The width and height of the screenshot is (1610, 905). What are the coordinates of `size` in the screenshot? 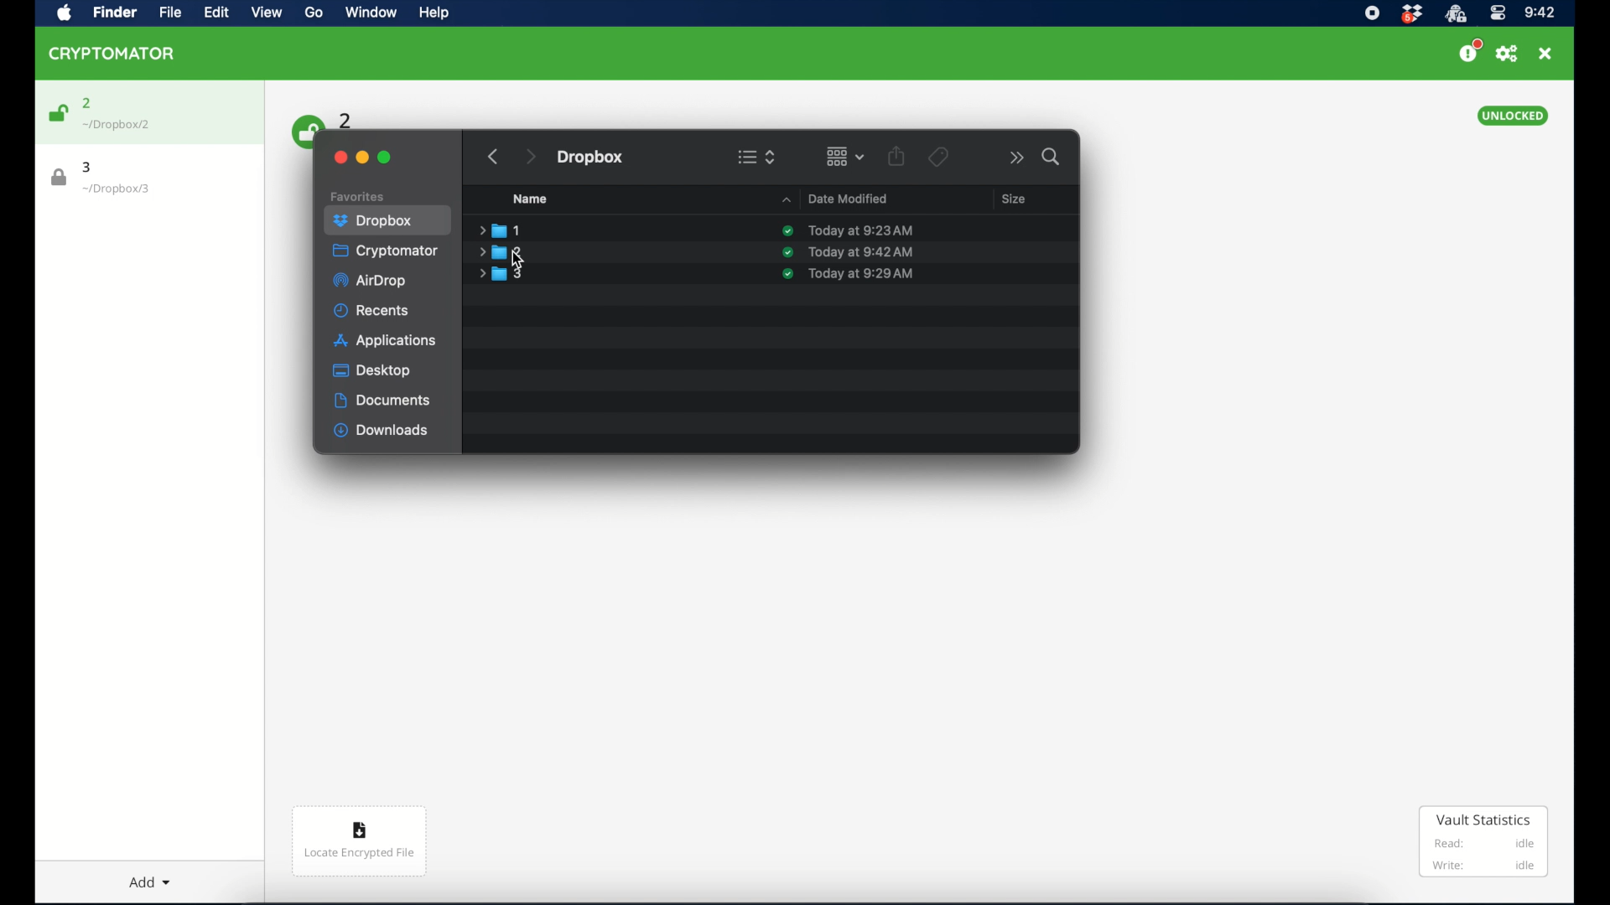 It's located at (1013, 198).